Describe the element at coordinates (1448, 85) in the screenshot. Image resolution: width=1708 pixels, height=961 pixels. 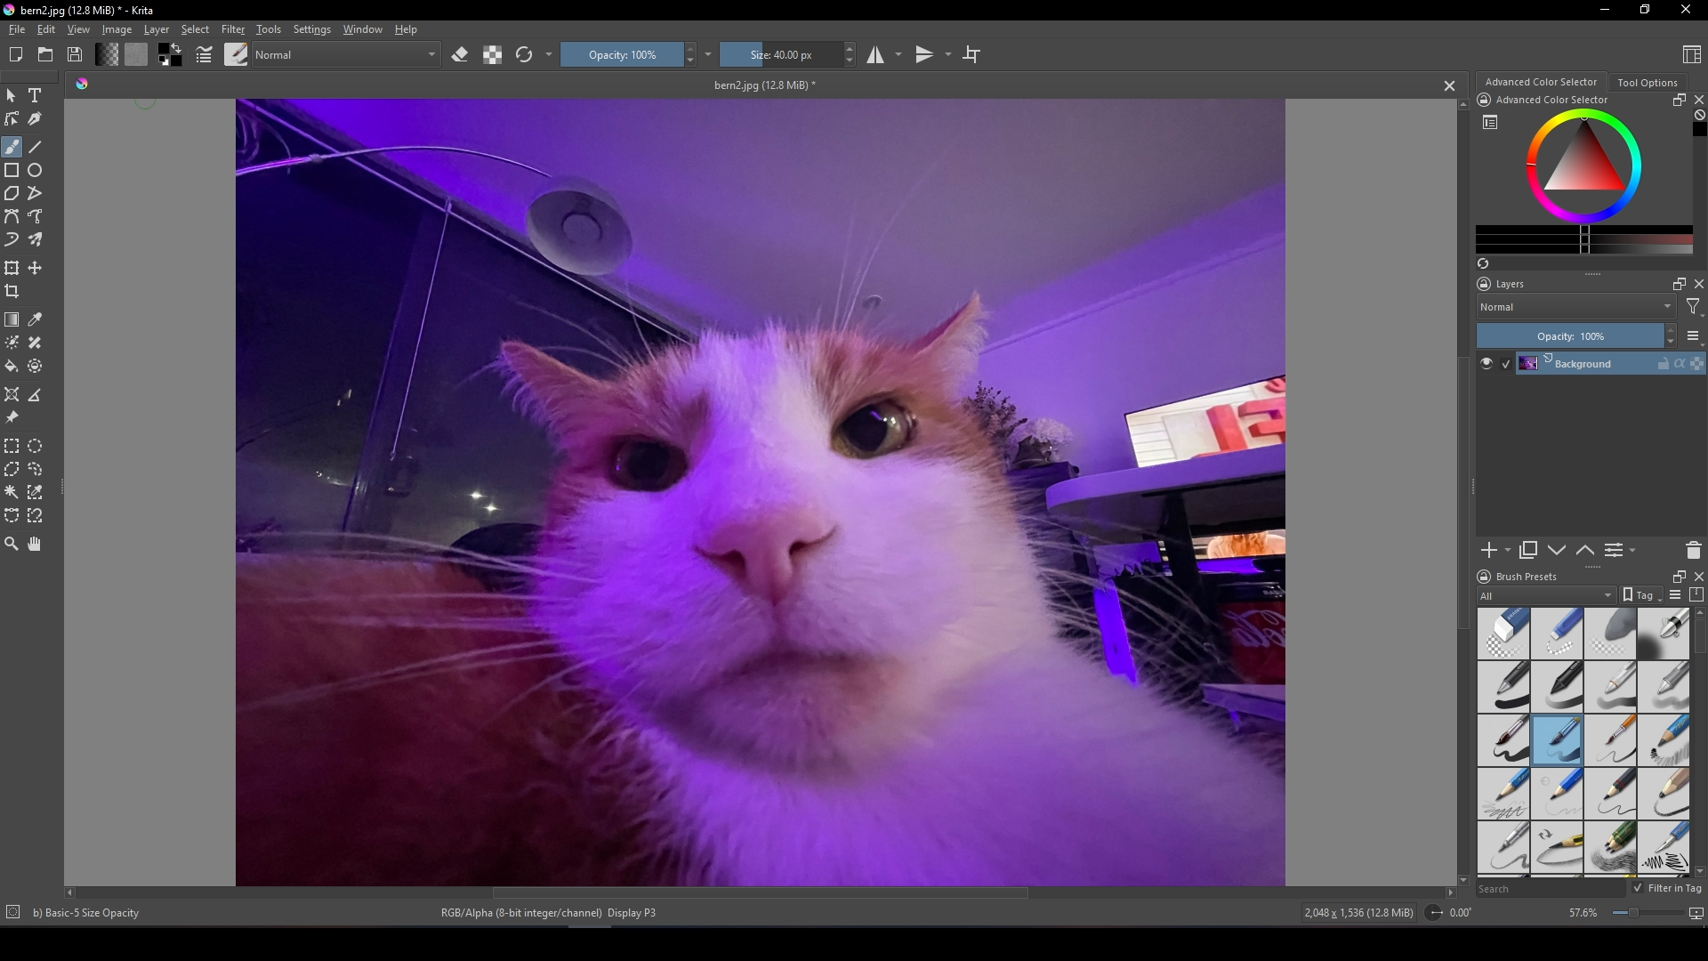
I see `Close tab` at that location.